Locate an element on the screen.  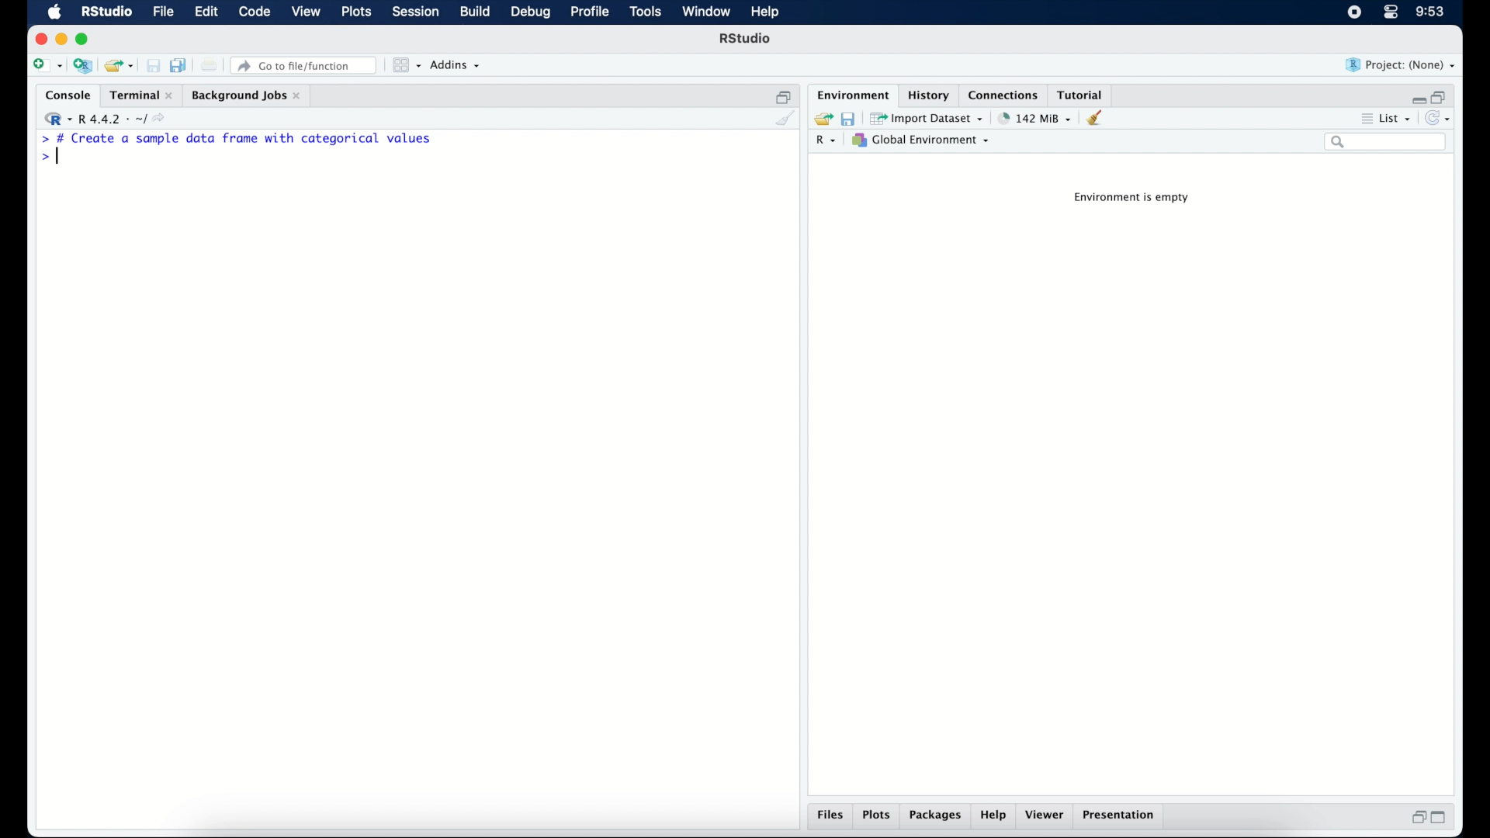
maximize is located at coordinates (1440, 819).